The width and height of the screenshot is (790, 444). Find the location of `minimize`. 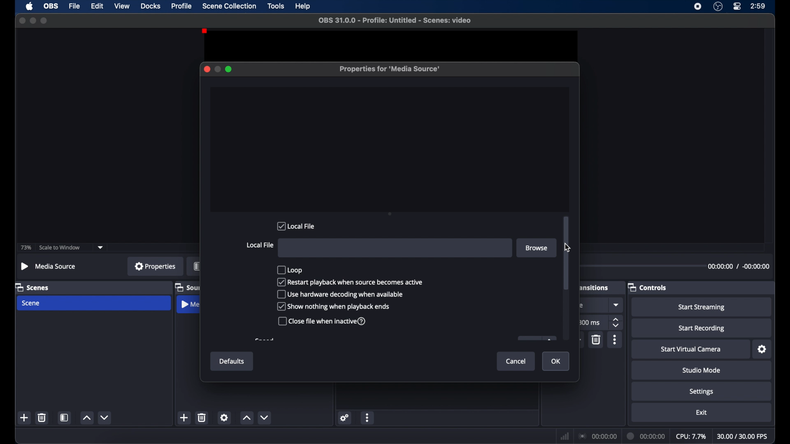

minimize is located at coordinates (33, 21).